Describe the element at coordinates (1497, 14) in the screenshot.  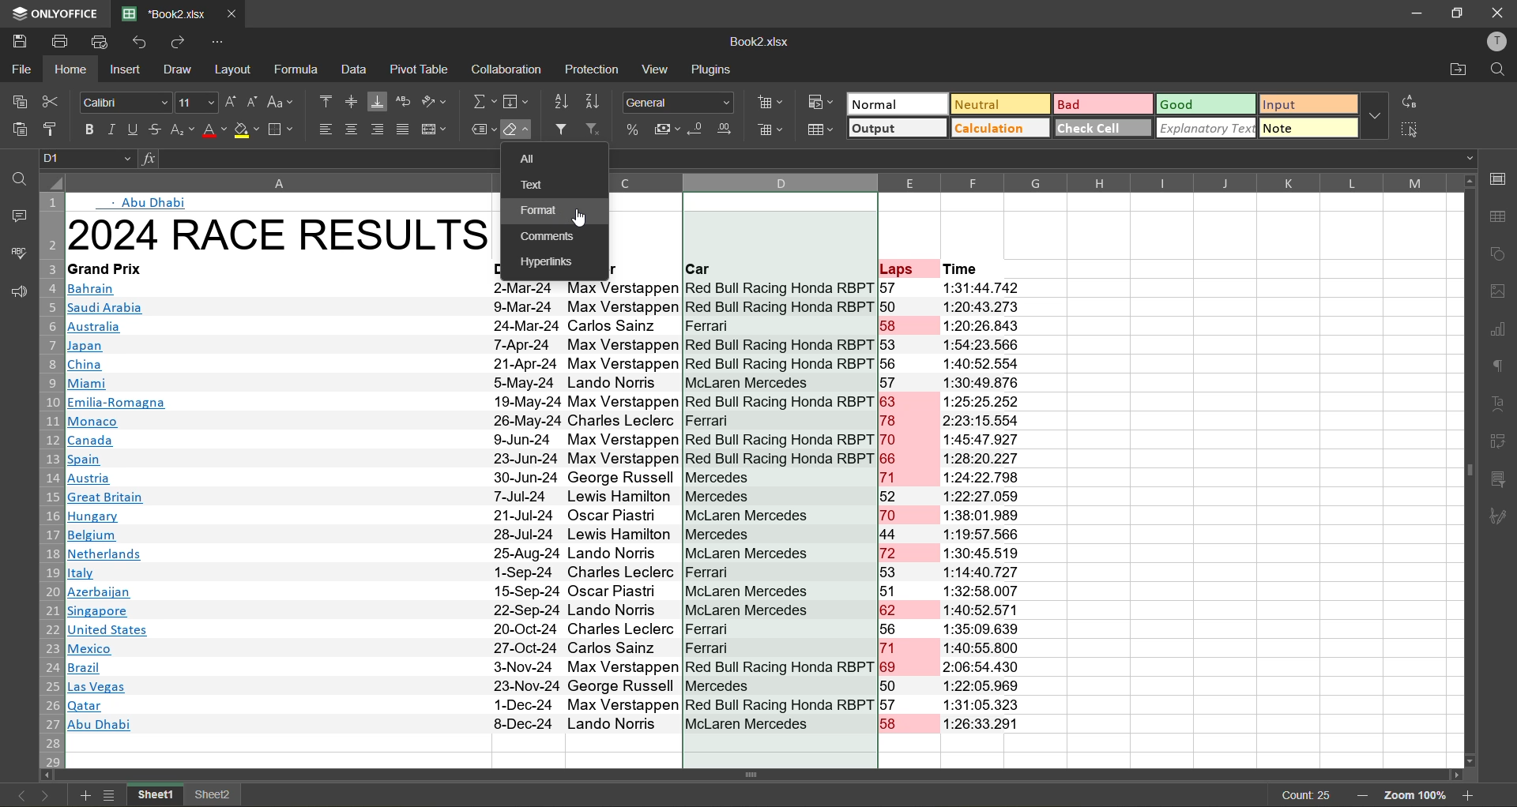
I see `close` at that location.